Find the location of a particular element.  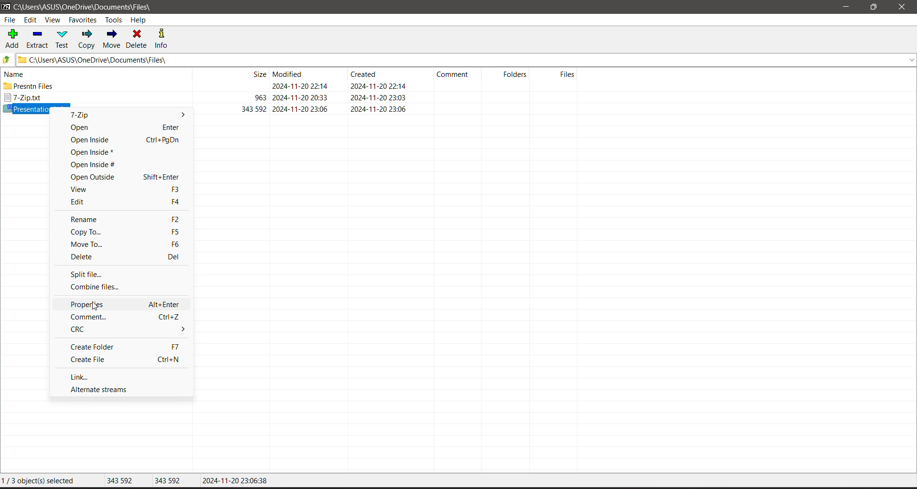

Combine files is located at coordinates (94, 287).